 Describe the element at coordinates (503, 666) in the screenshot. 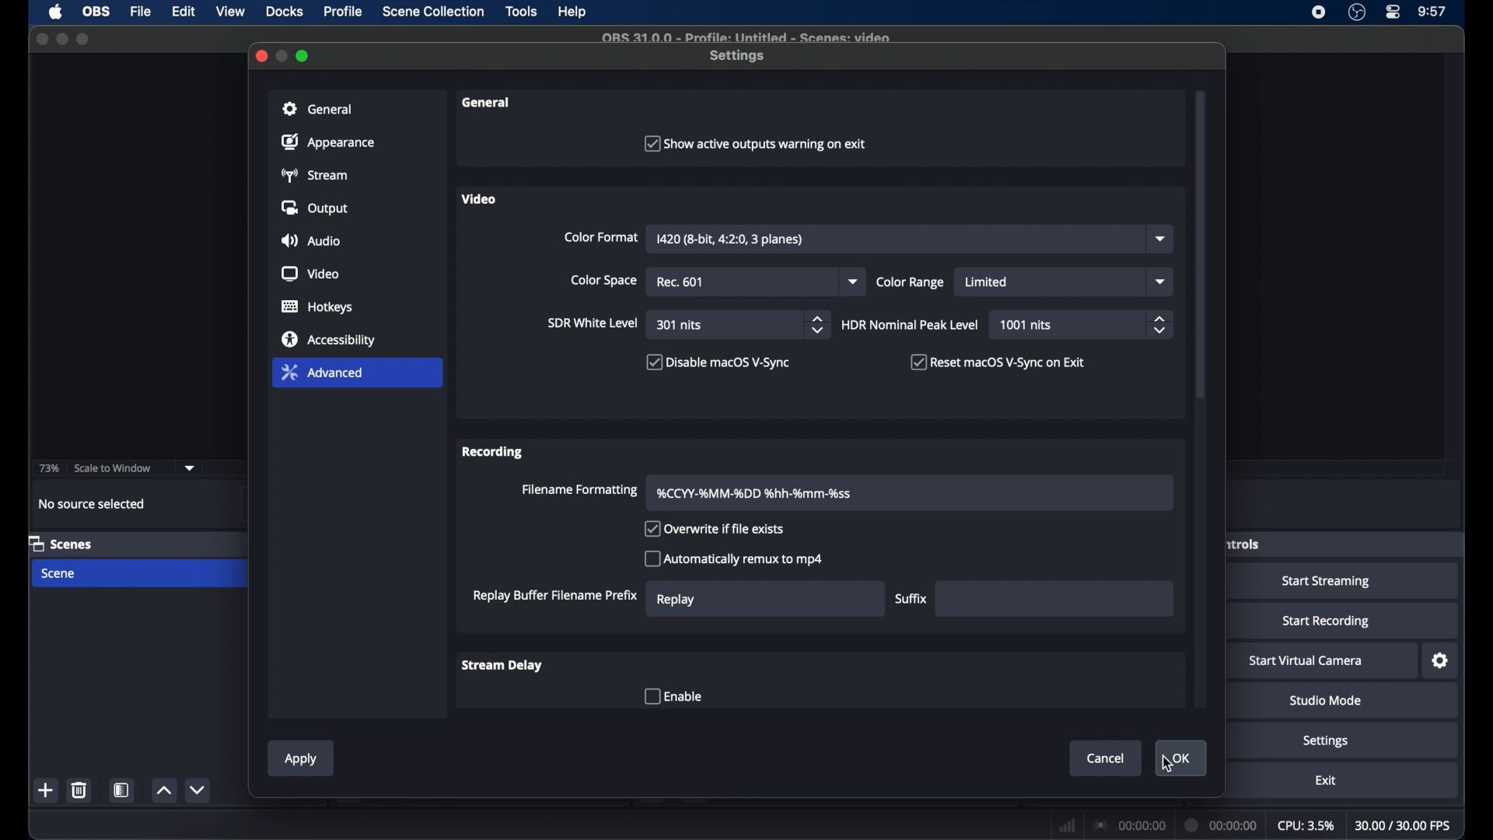

I see `stream delay` at that location.